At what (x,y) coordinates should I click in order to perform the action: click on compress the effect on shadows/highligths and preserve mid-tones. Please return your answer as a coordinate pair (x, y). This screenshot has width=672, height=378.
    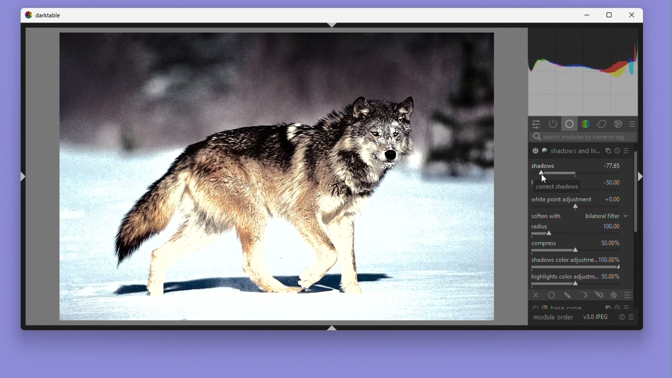
    Looking at the image, I should click on (556, 251).